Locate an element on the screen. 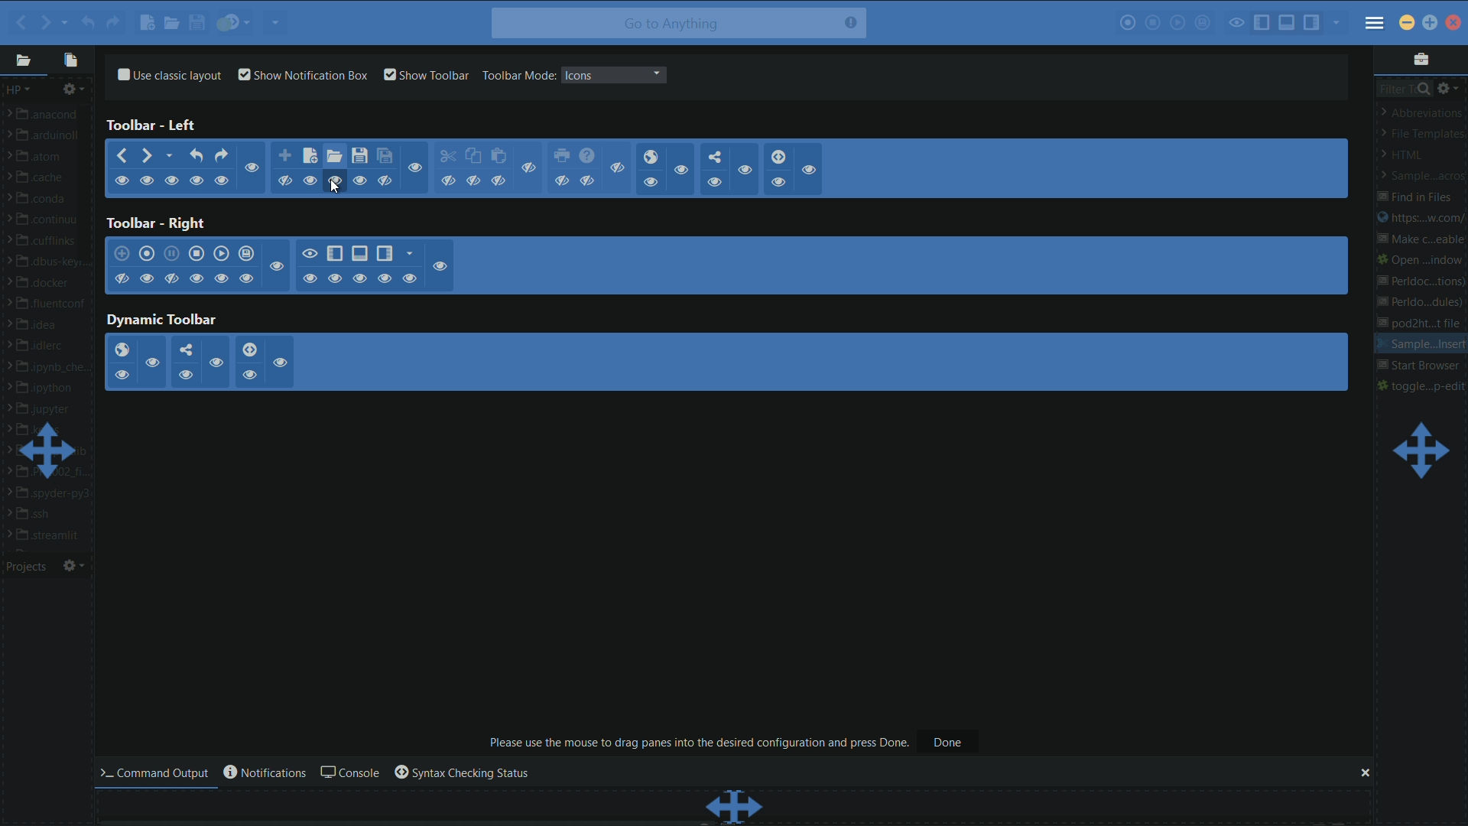 This screenshot has height=826, width=1468. .jupyter is located at coordinates (47, 410).